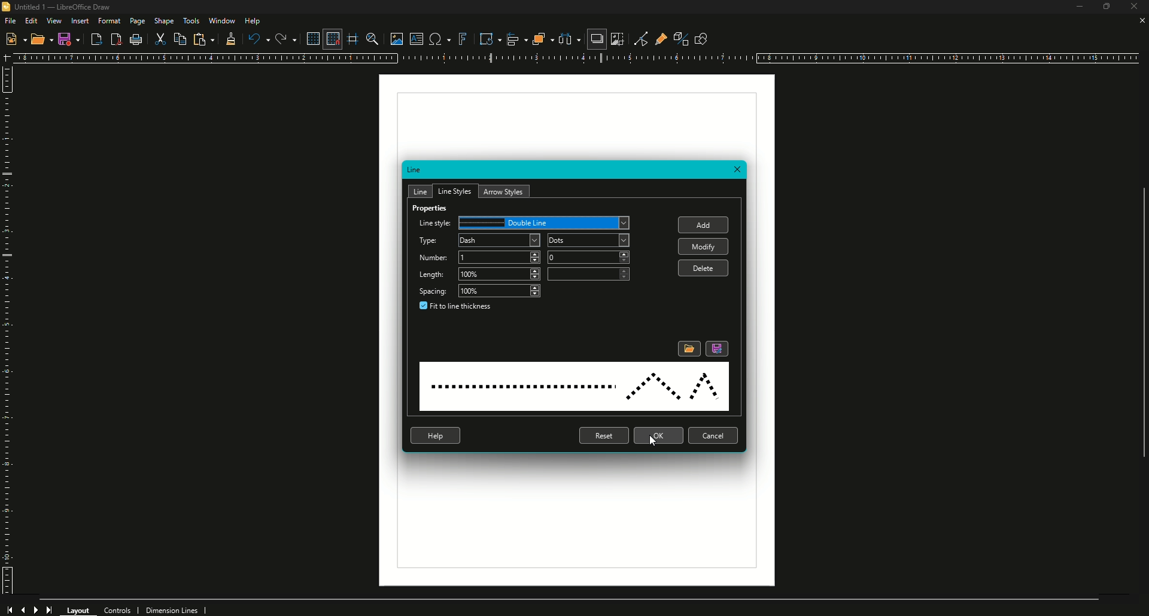 The height and width of the screenshot is (616, 1149). Describe the element at coordinates (454, 190) in the screenshot. I see `Line Styles` at that location.